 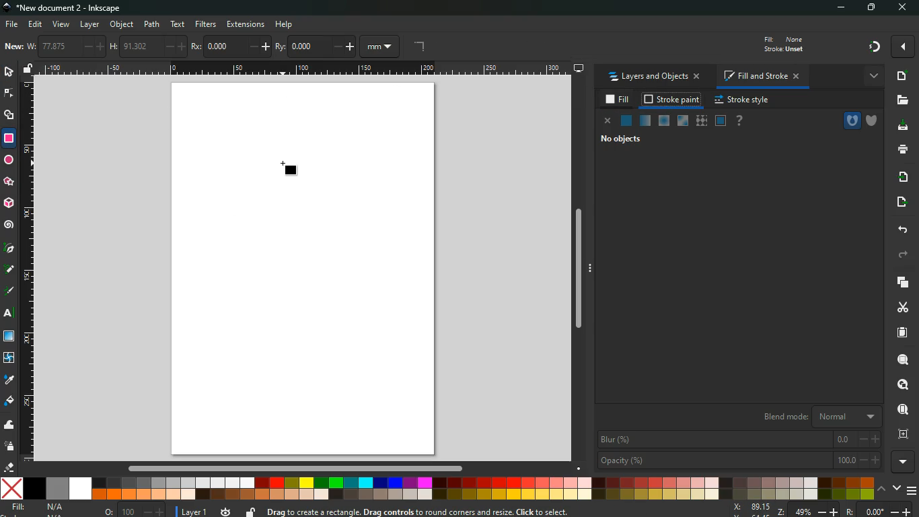 I want to click on erase, so click(x=9, y=467).